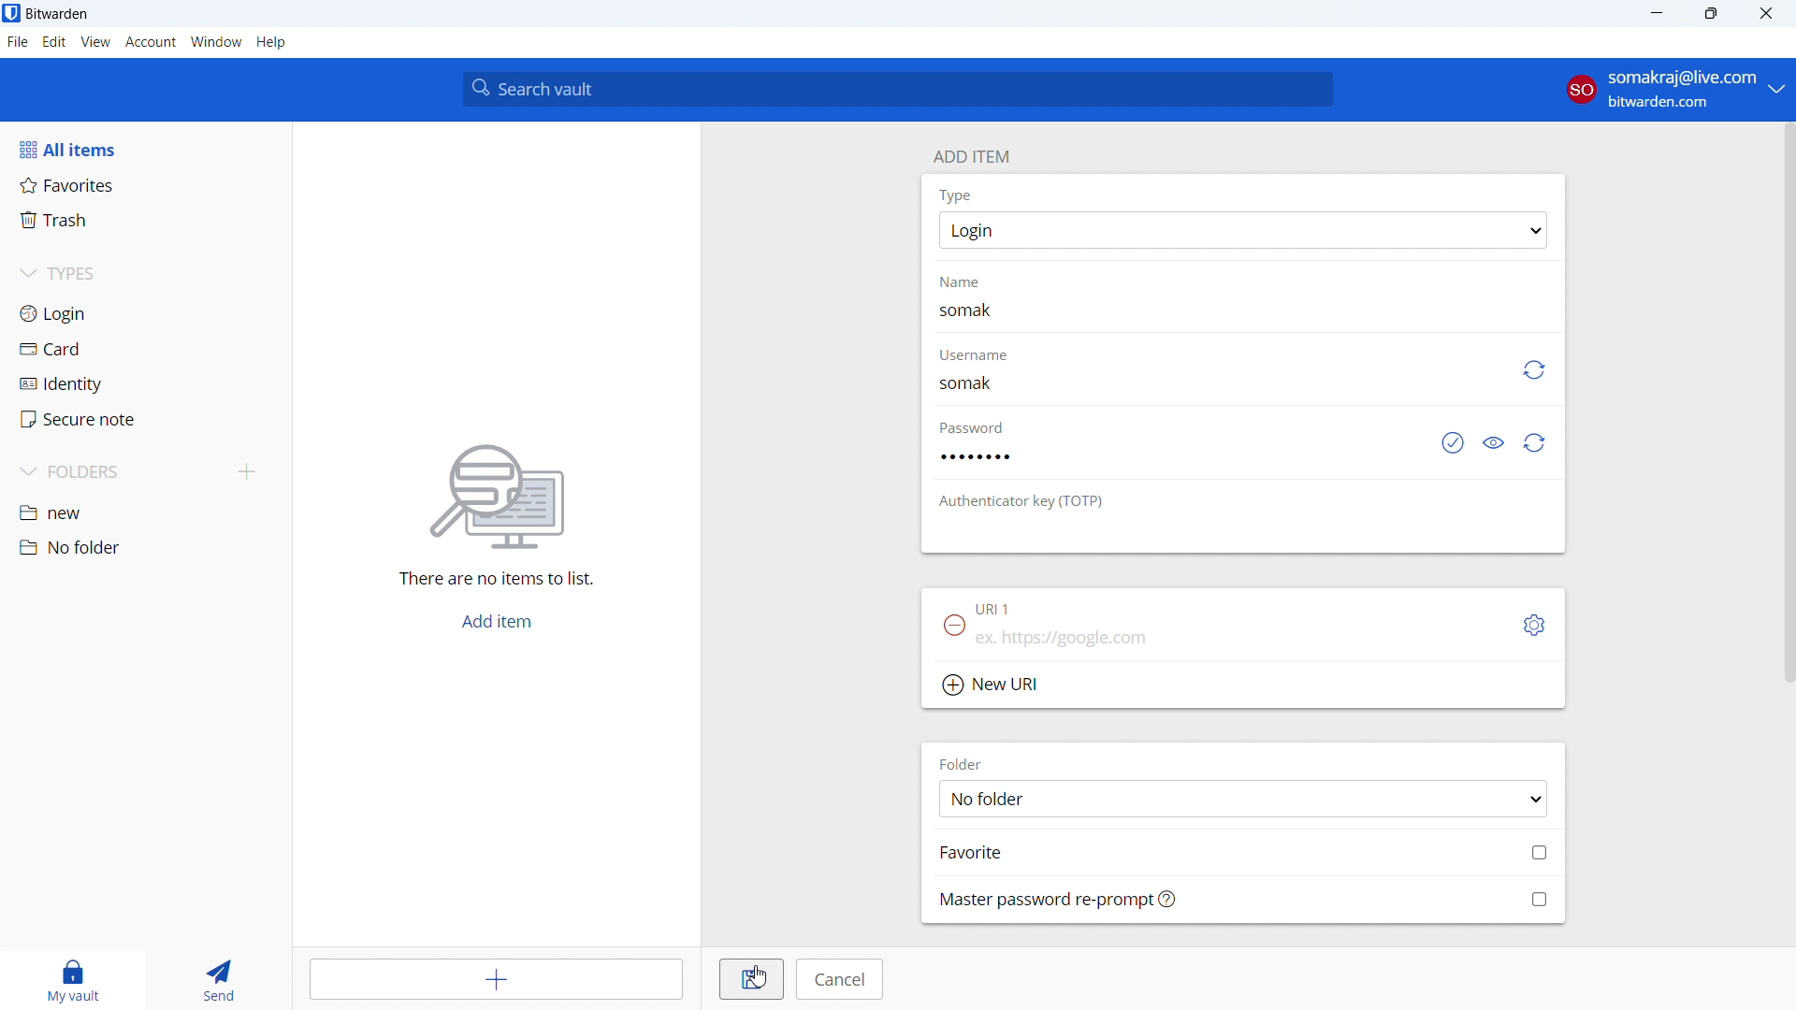 The image size is (1796, 1010). I want to click on trash, so click(144, 221).